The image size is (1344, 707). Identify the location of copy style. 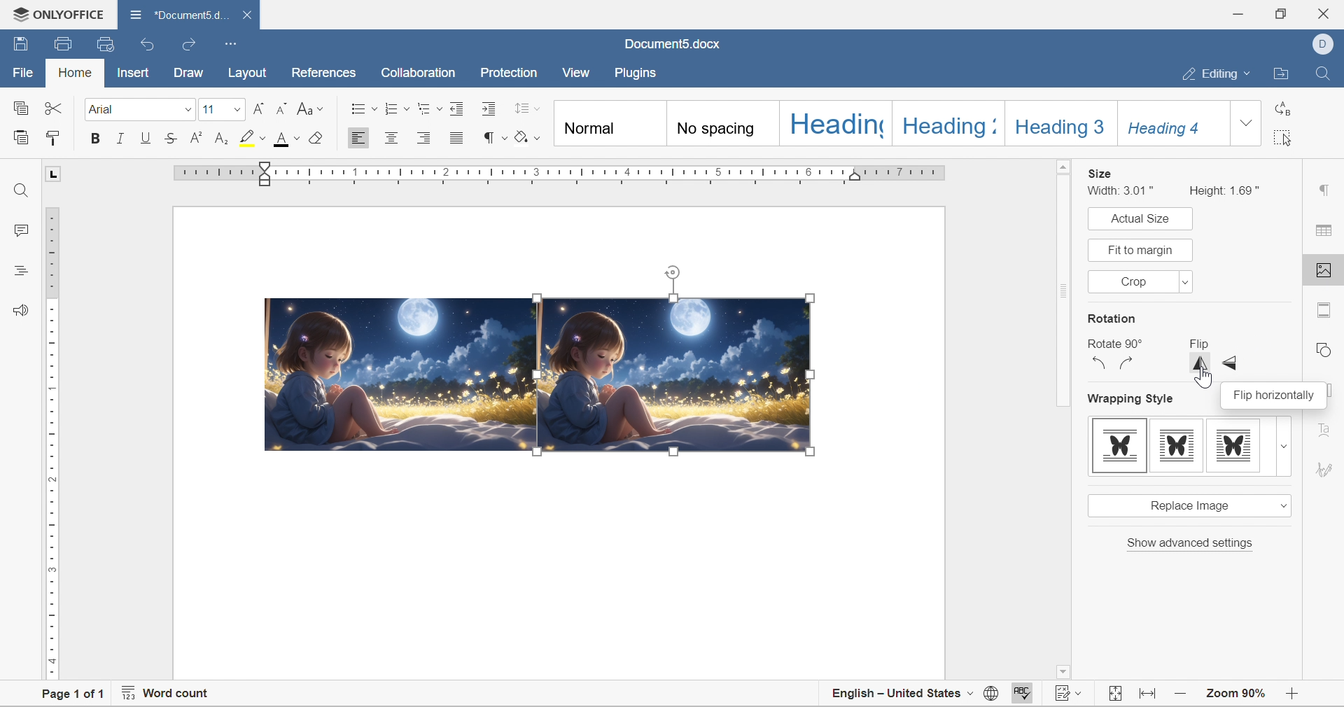
(53, 137).